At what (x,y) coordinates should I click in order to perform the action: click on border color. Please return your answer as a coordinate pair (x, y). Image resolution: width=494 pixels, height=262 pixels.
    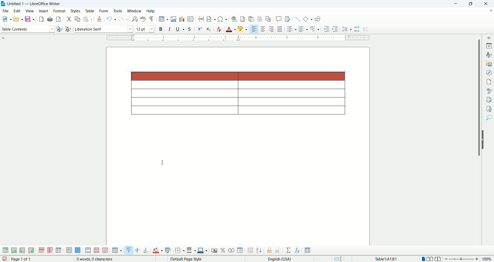
    Looking at the image, I should click on (203, 250).